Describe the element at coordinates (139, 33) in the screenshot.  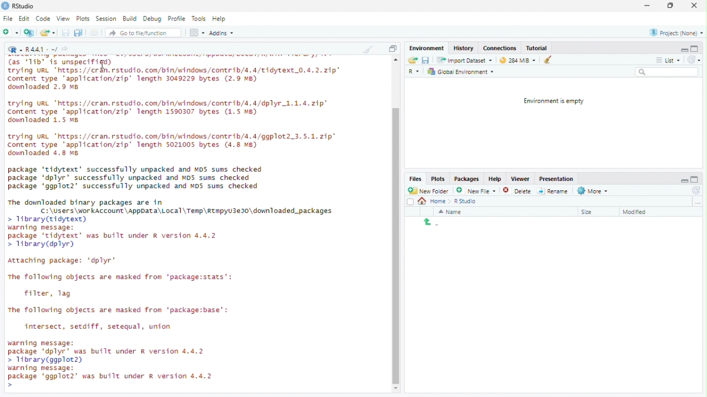
I see `Go to file/function` at that location.